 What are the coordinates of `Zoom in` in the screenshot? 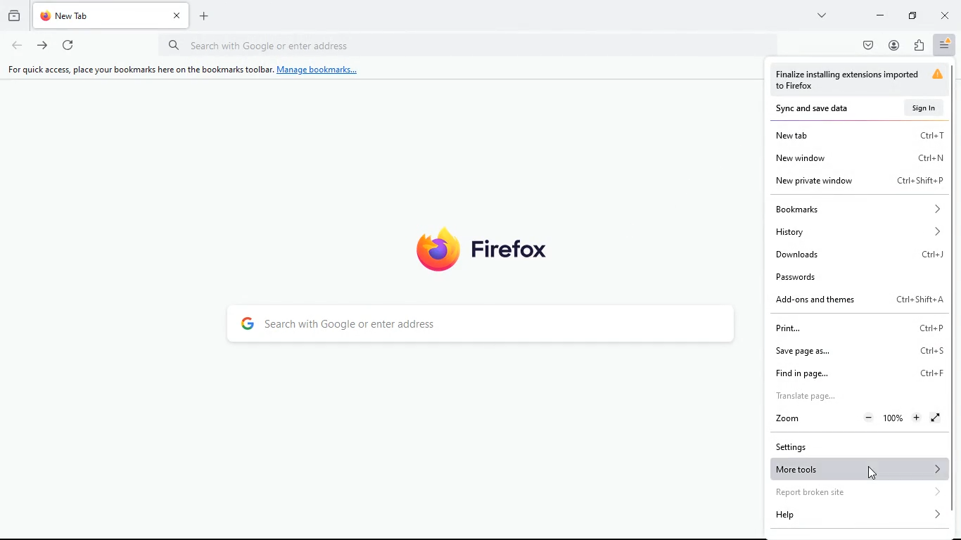 It's located at (917, 417).